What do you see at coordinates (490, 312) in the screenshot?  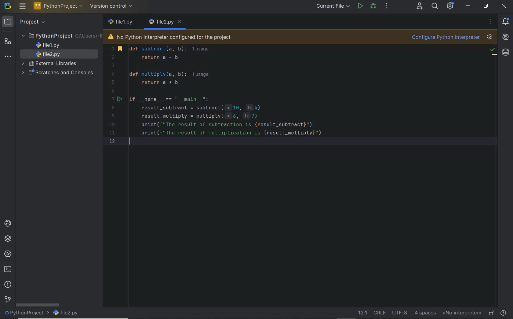 I see `make file ready only` at bounding box center [490, 312].